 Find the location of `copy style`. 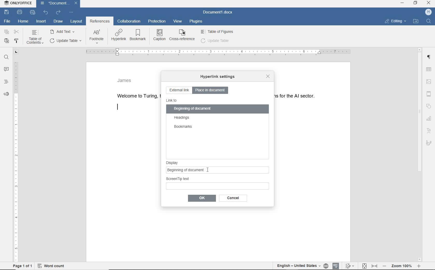

copy style is located at coordinates (17, 40).